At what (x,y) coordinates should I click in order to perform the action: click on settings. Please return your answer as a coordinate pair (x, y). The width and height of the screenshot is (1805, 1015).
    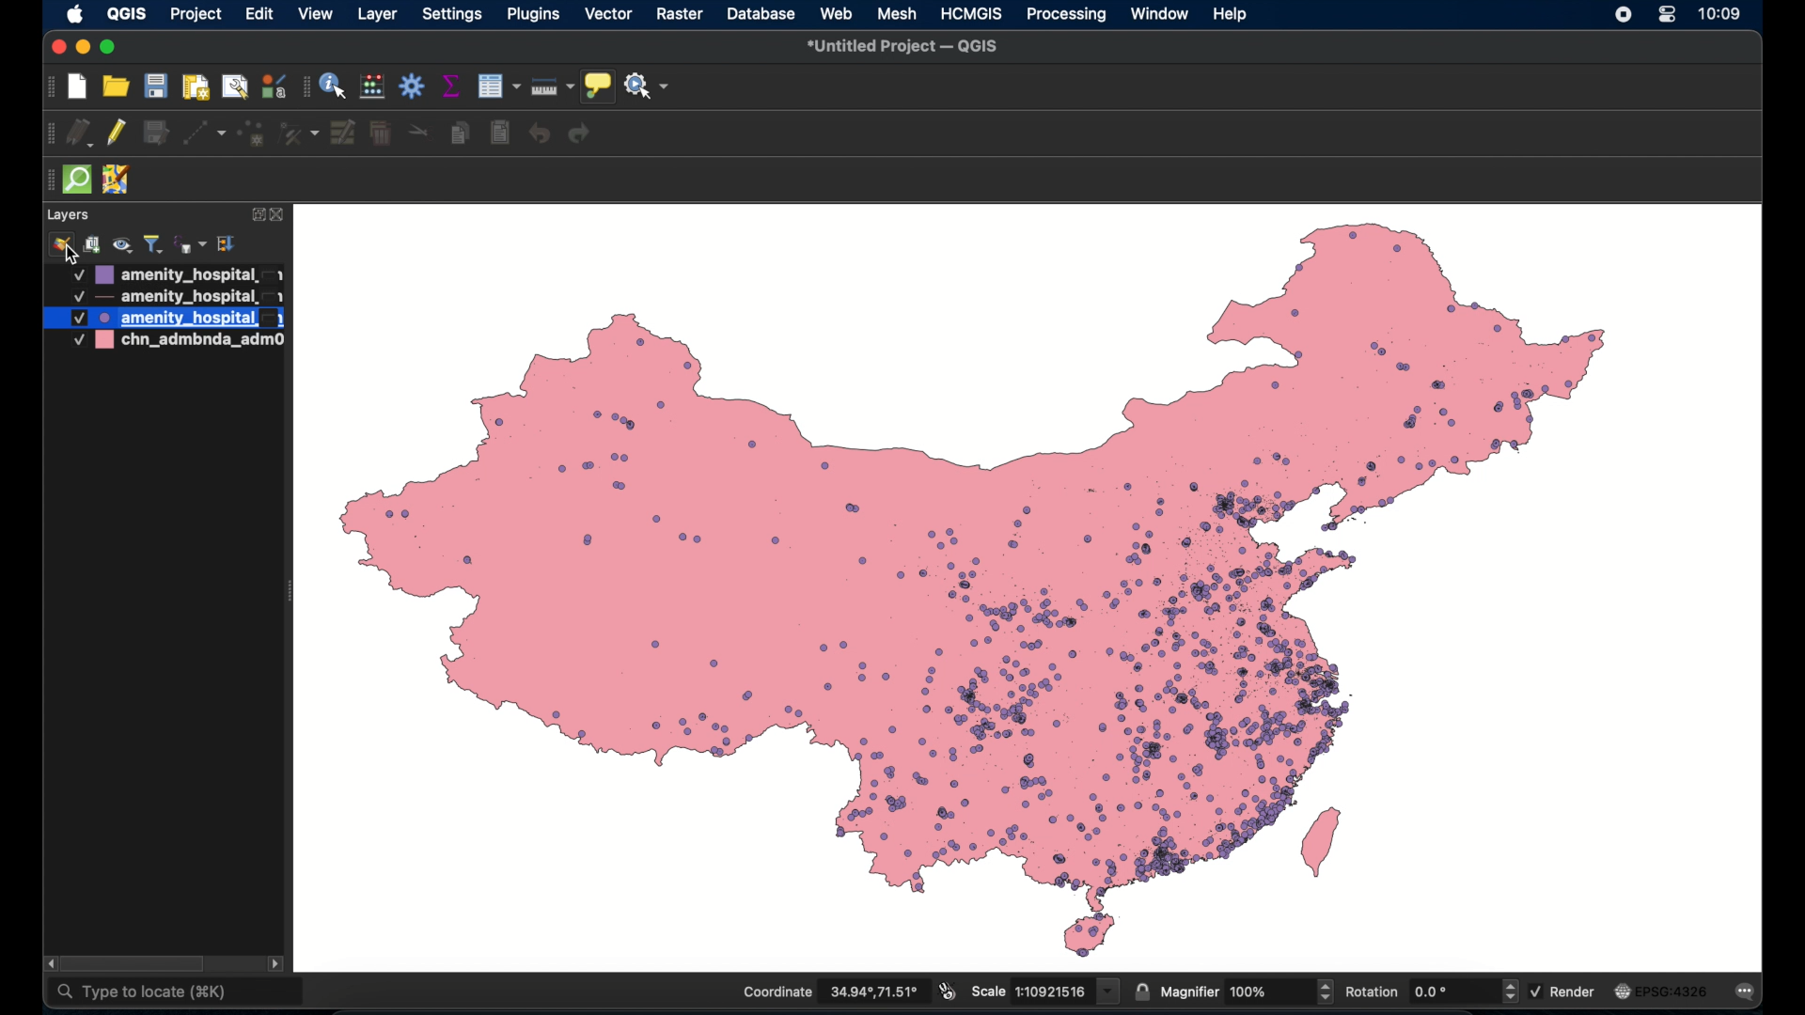
    Looking at the image, I should click on (453, 15).